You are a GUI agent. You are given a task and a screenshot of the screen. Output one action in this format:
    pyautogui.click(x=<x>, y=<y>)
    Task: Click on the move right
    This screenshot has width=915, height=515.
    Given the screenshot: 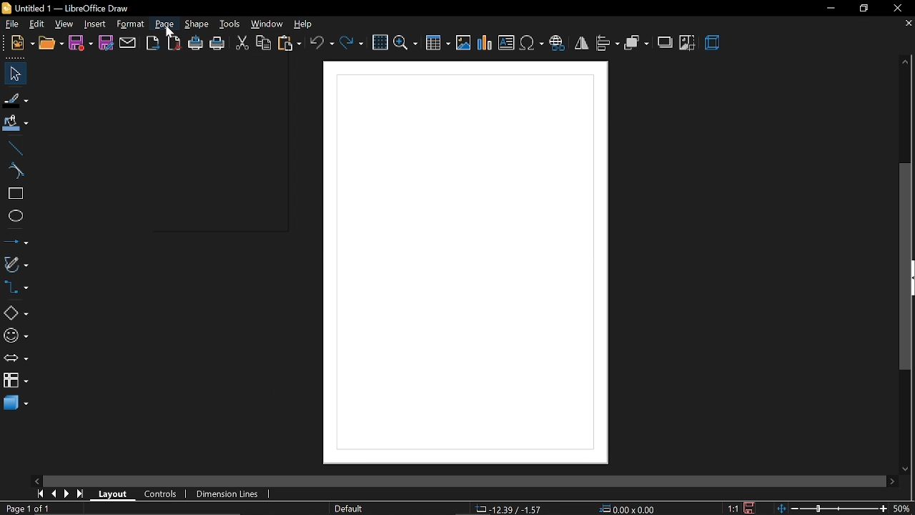 What is the action you would take?
    pyautogui.click(x=891, y=480)
    